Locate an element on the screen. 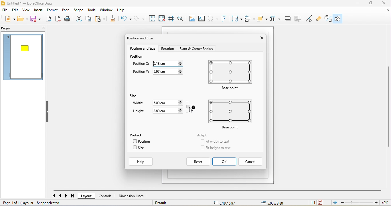  redo is located at coordinates (139, 19).